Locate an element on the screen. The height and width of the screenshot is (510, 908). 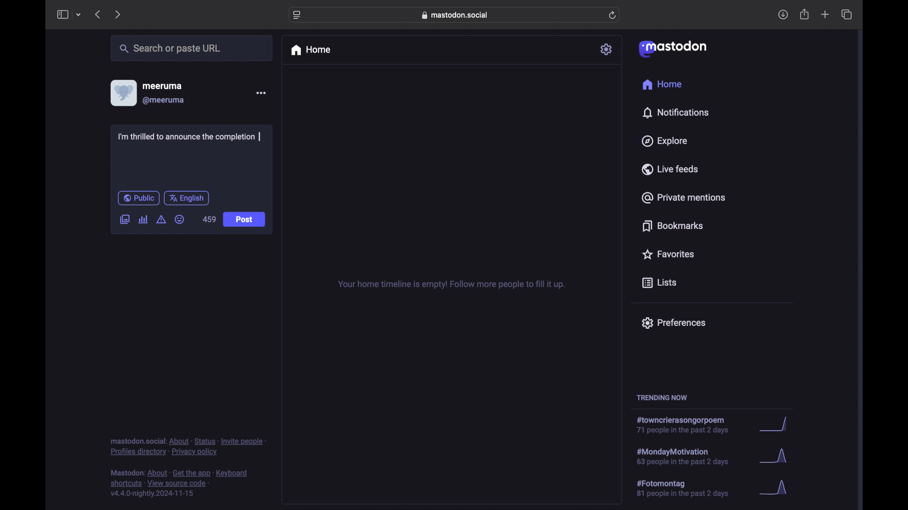
live feeds is located at coordinates (669, 169).